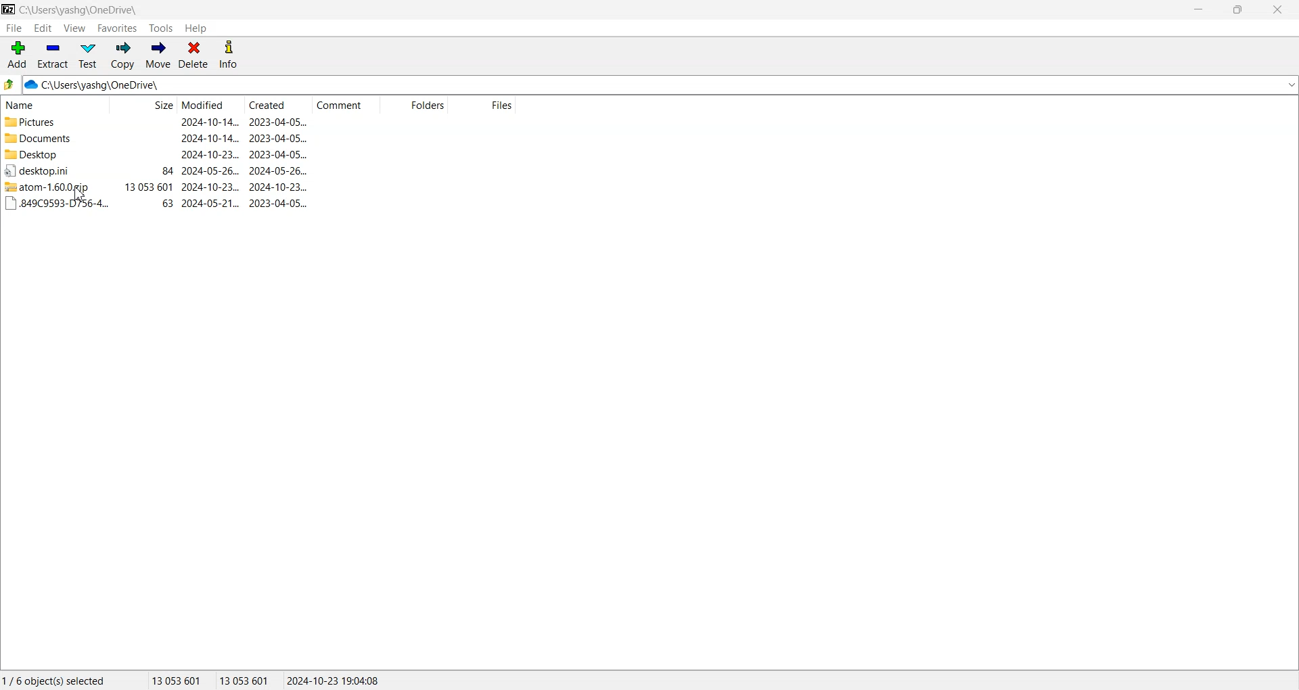  What do you see at coordinates (43, 28) in the screenshot?
I see `Edit` at bounding box center [43, 28].